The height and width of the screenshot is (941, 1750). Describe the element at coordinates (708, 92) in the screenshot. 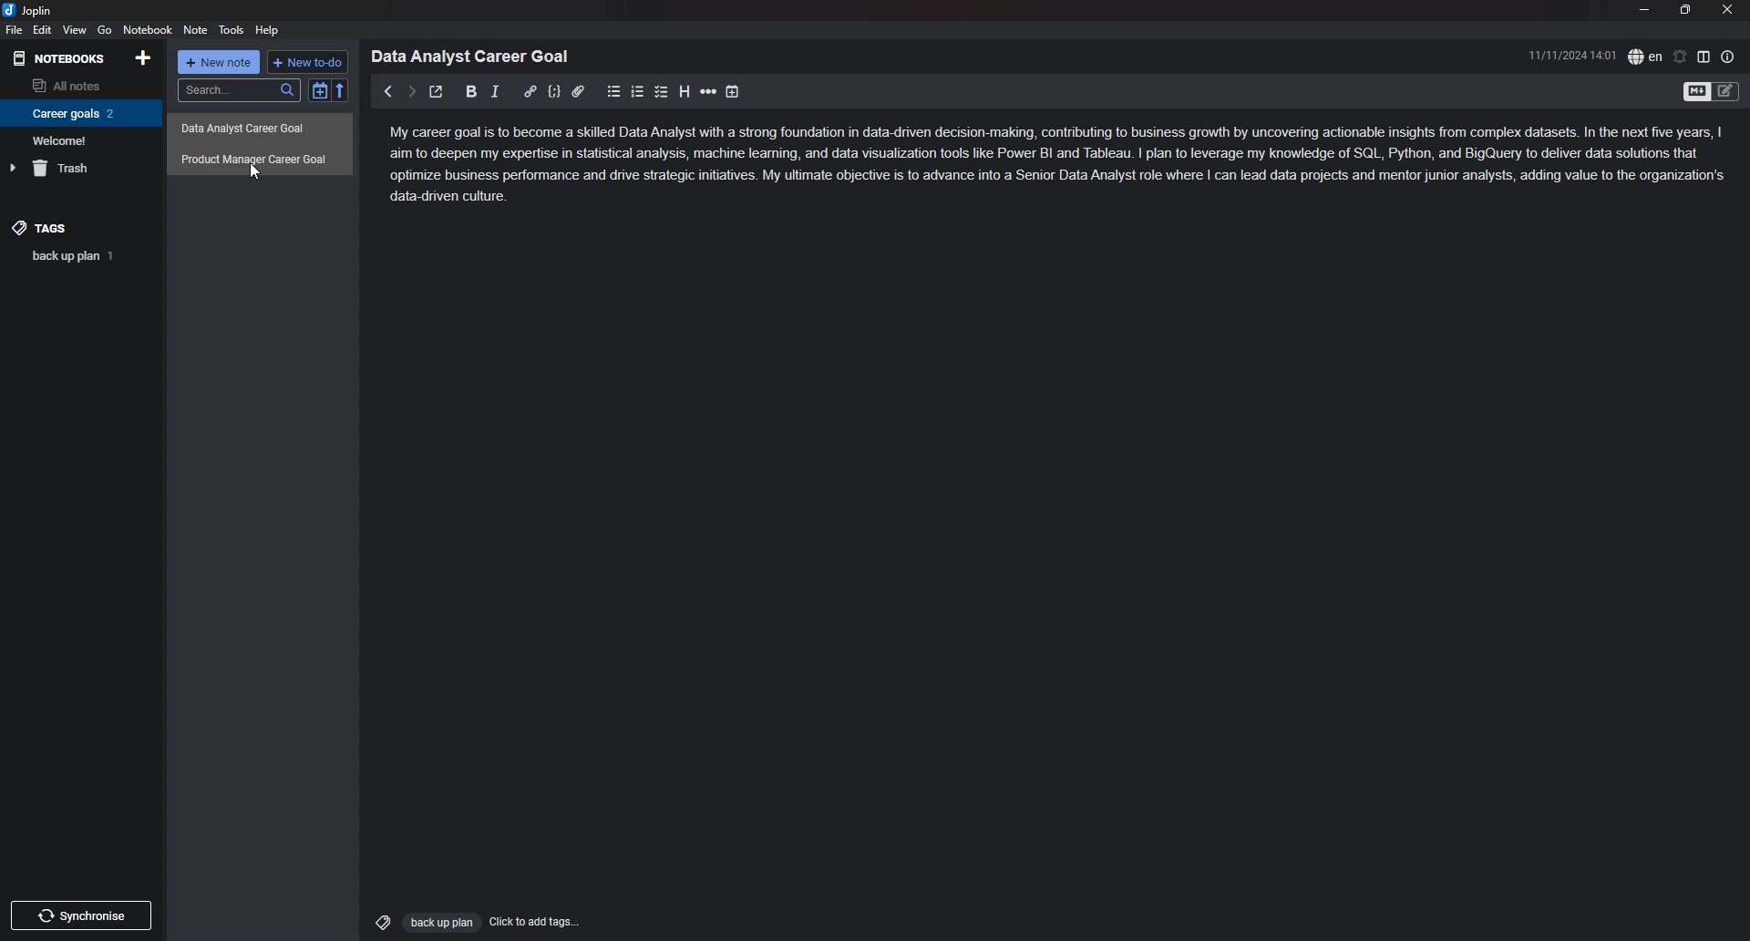

I see `horizontal rule` at that location.